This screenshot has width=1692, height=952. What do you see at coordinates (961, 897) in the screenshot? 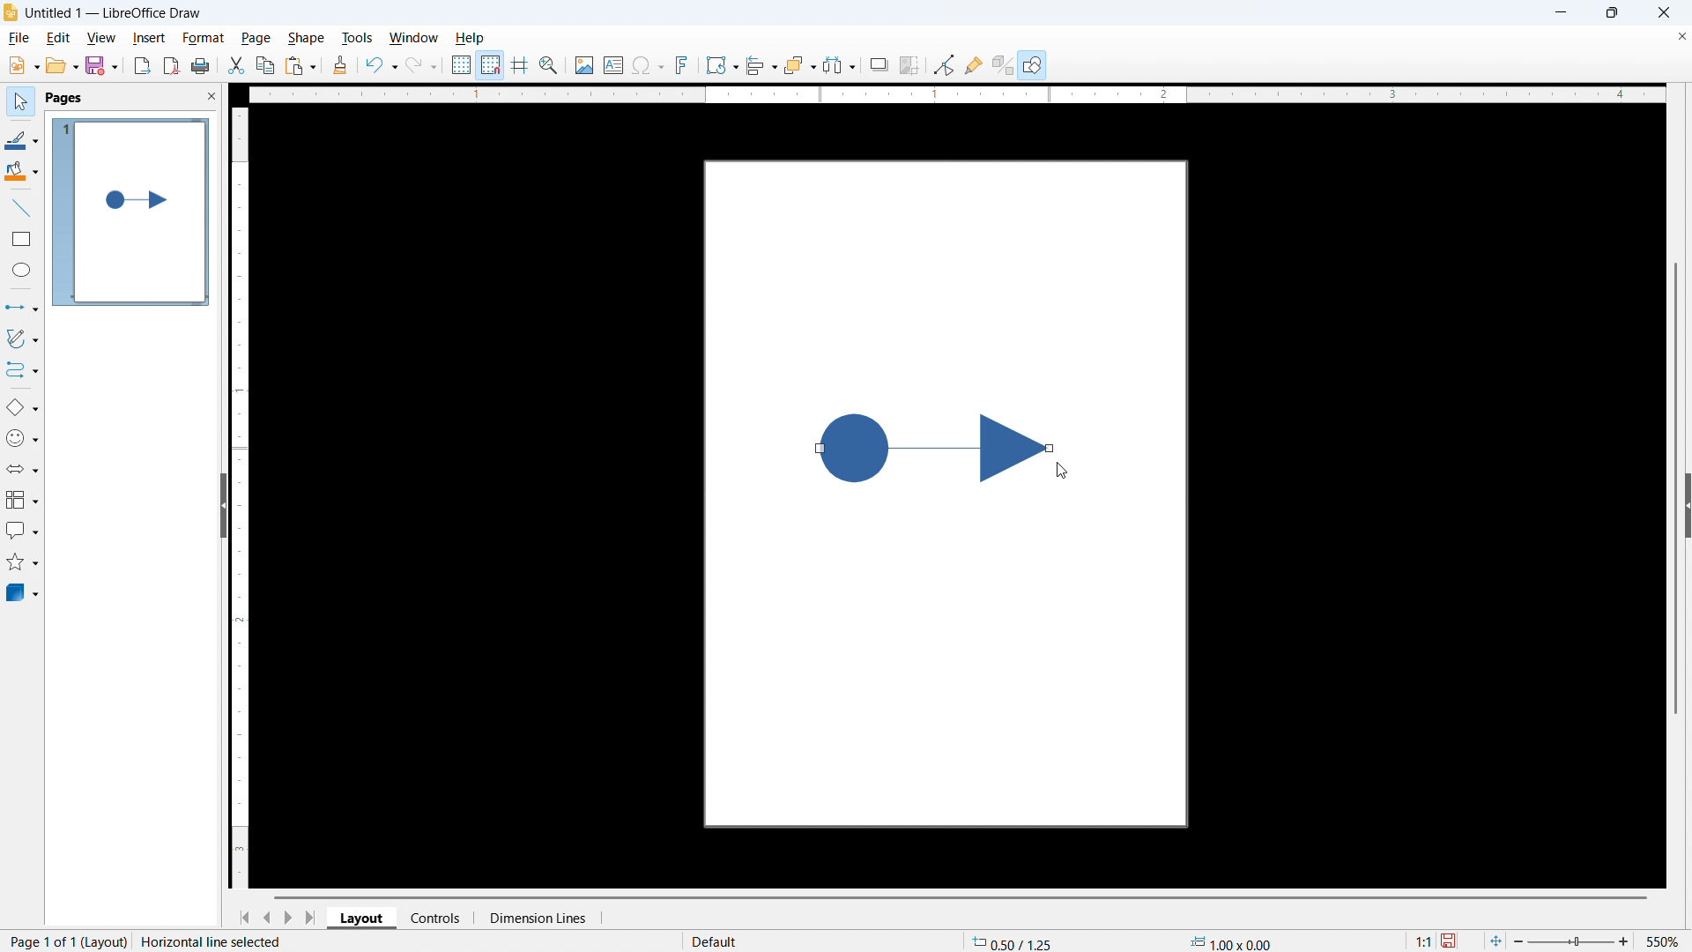
I see `Horizontal scroll bar ` at bounding box center [961, 897].